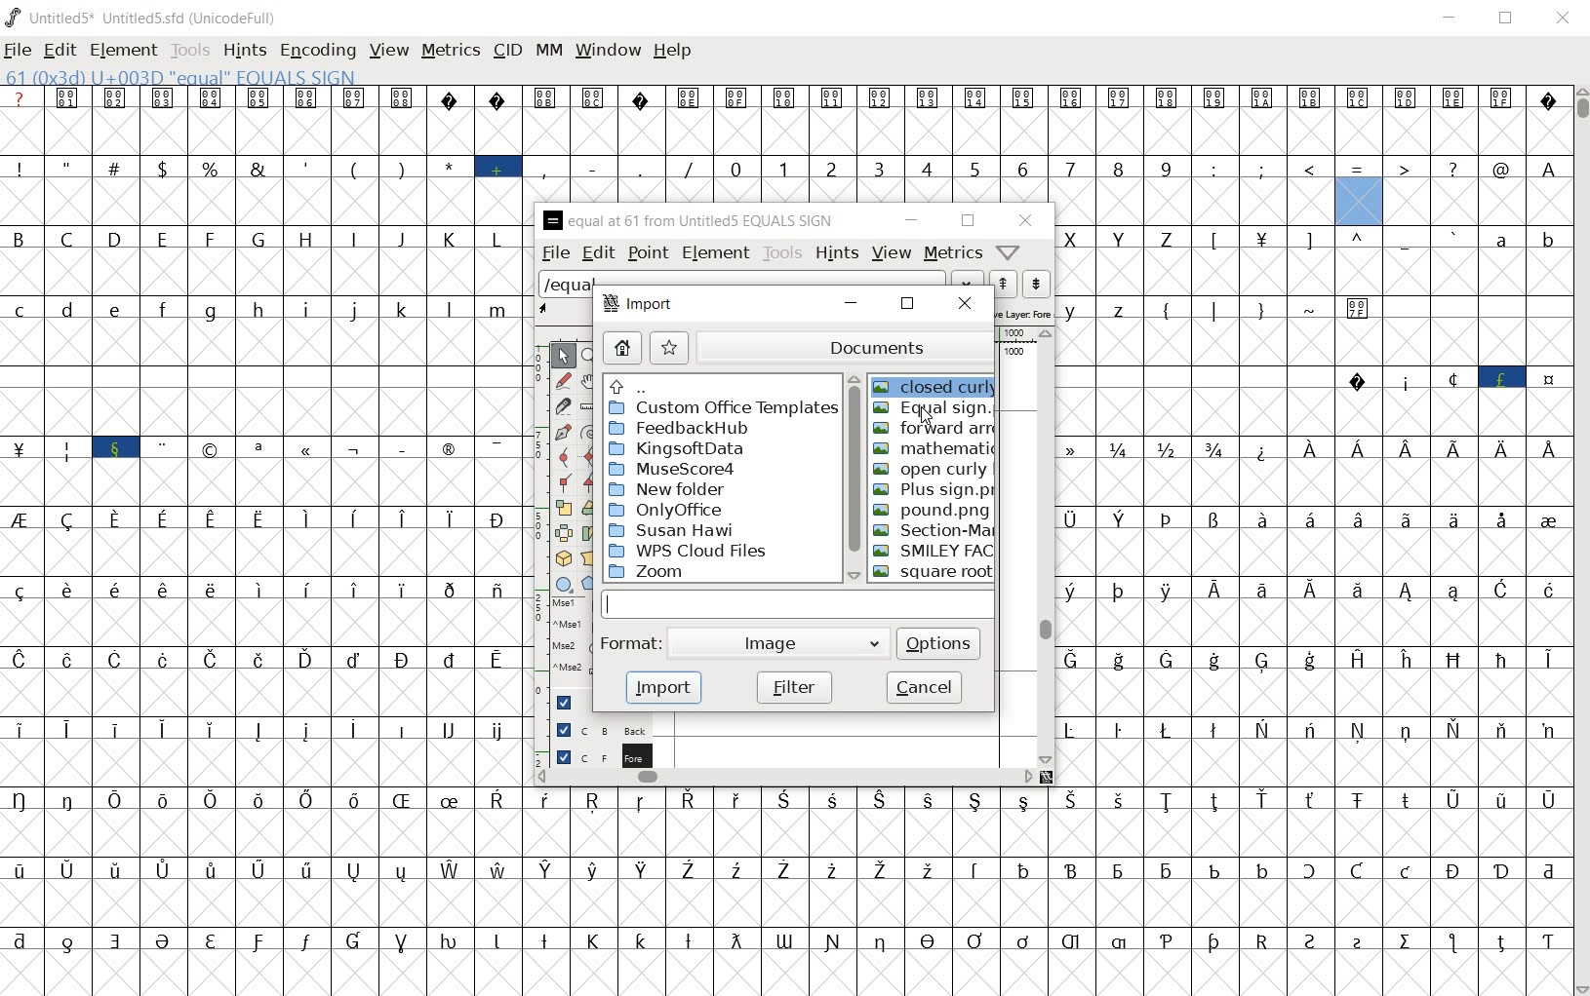  What do you see at coordinates (850, 306) in the screenshot?
I see `minimize` at bounding box center [850, 306].